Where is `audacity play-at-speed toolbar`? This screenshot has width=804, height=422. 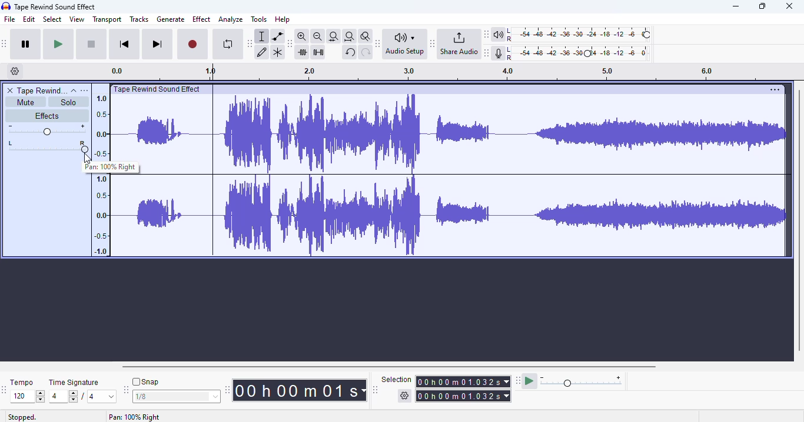
audacity play-at-speed toolbar is located at coordinates (570, 380).